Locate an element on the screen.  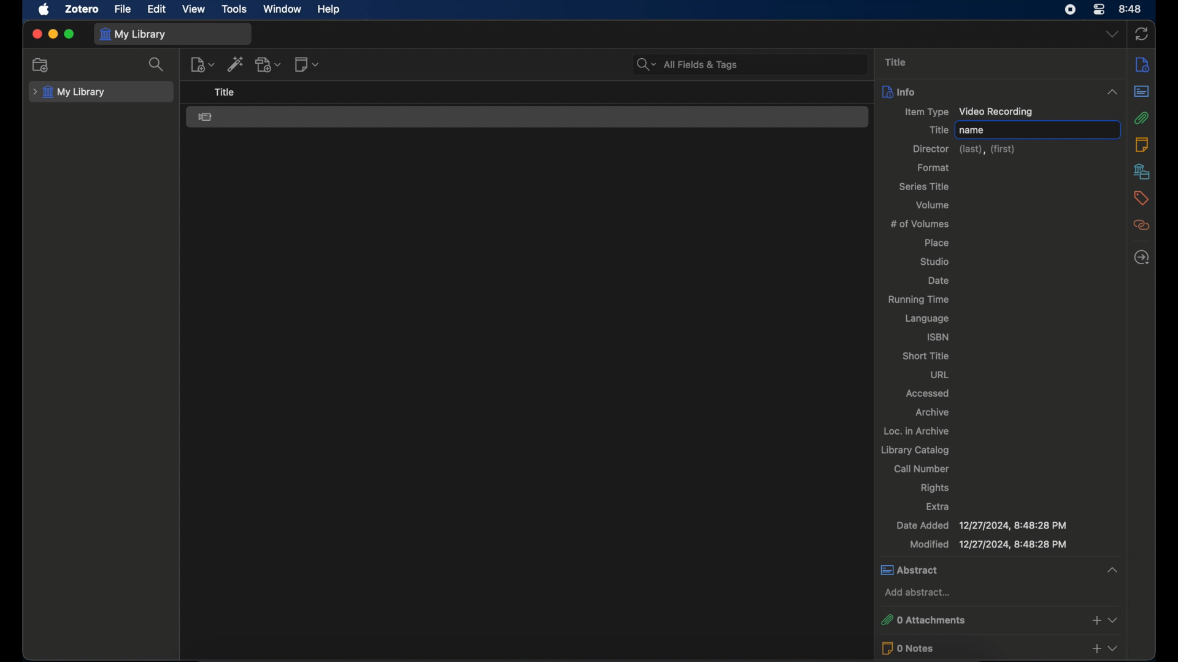
rl is located at coordinates (940, 374).